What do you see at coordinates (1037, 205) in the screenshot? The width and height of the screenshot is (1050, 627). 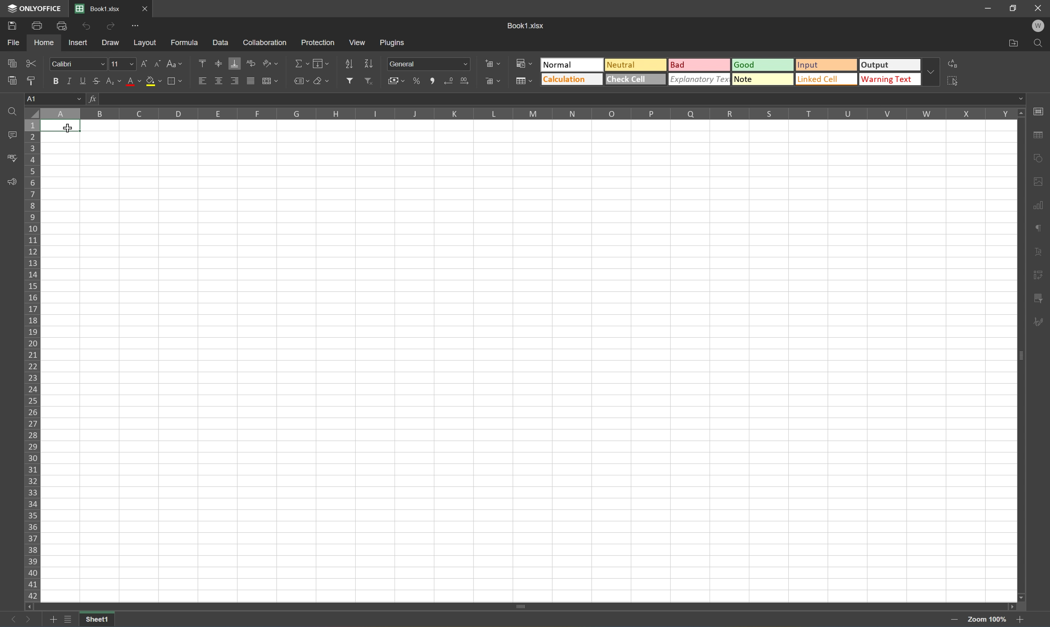 I see `Chart settings` at bounding box center [1037, 205].